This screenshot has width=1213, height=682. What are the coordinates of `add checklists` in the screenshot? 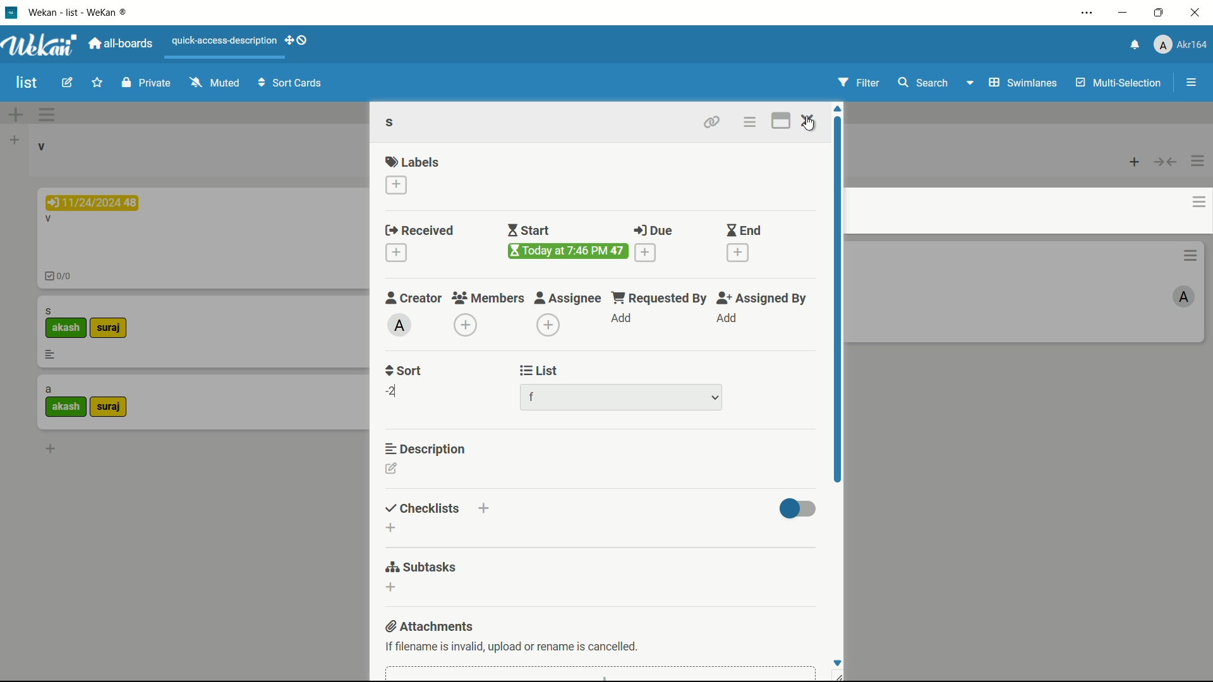 It's located at (485, 508).